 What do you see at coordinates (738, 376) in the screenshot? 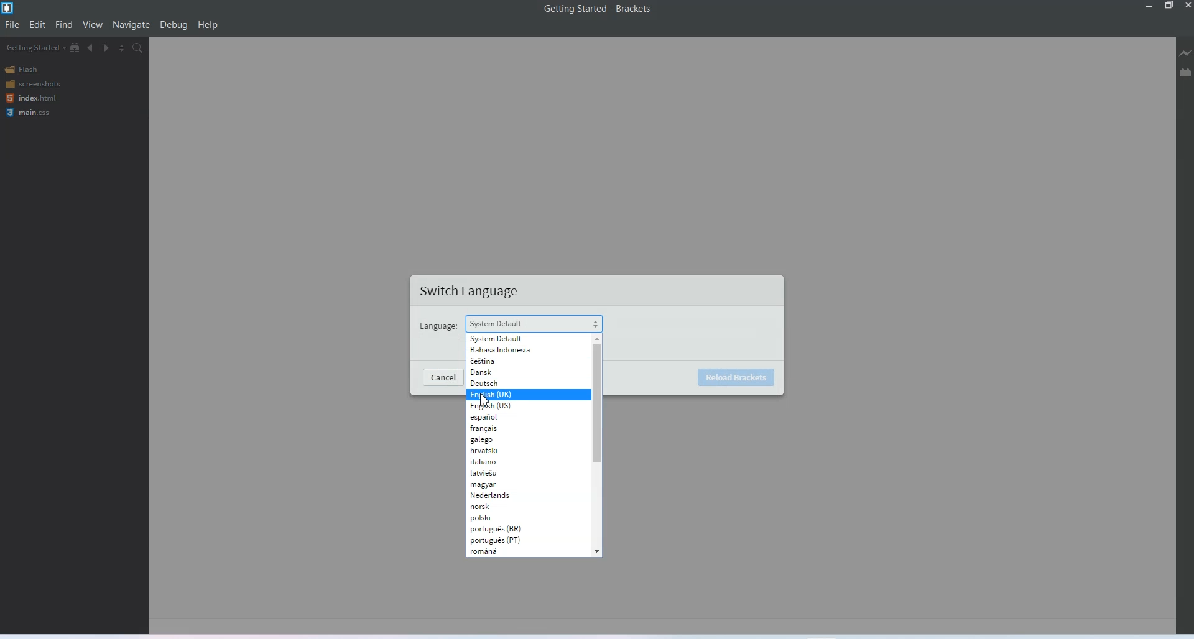
I see `reload brackets` at bounding box center [738, 376].